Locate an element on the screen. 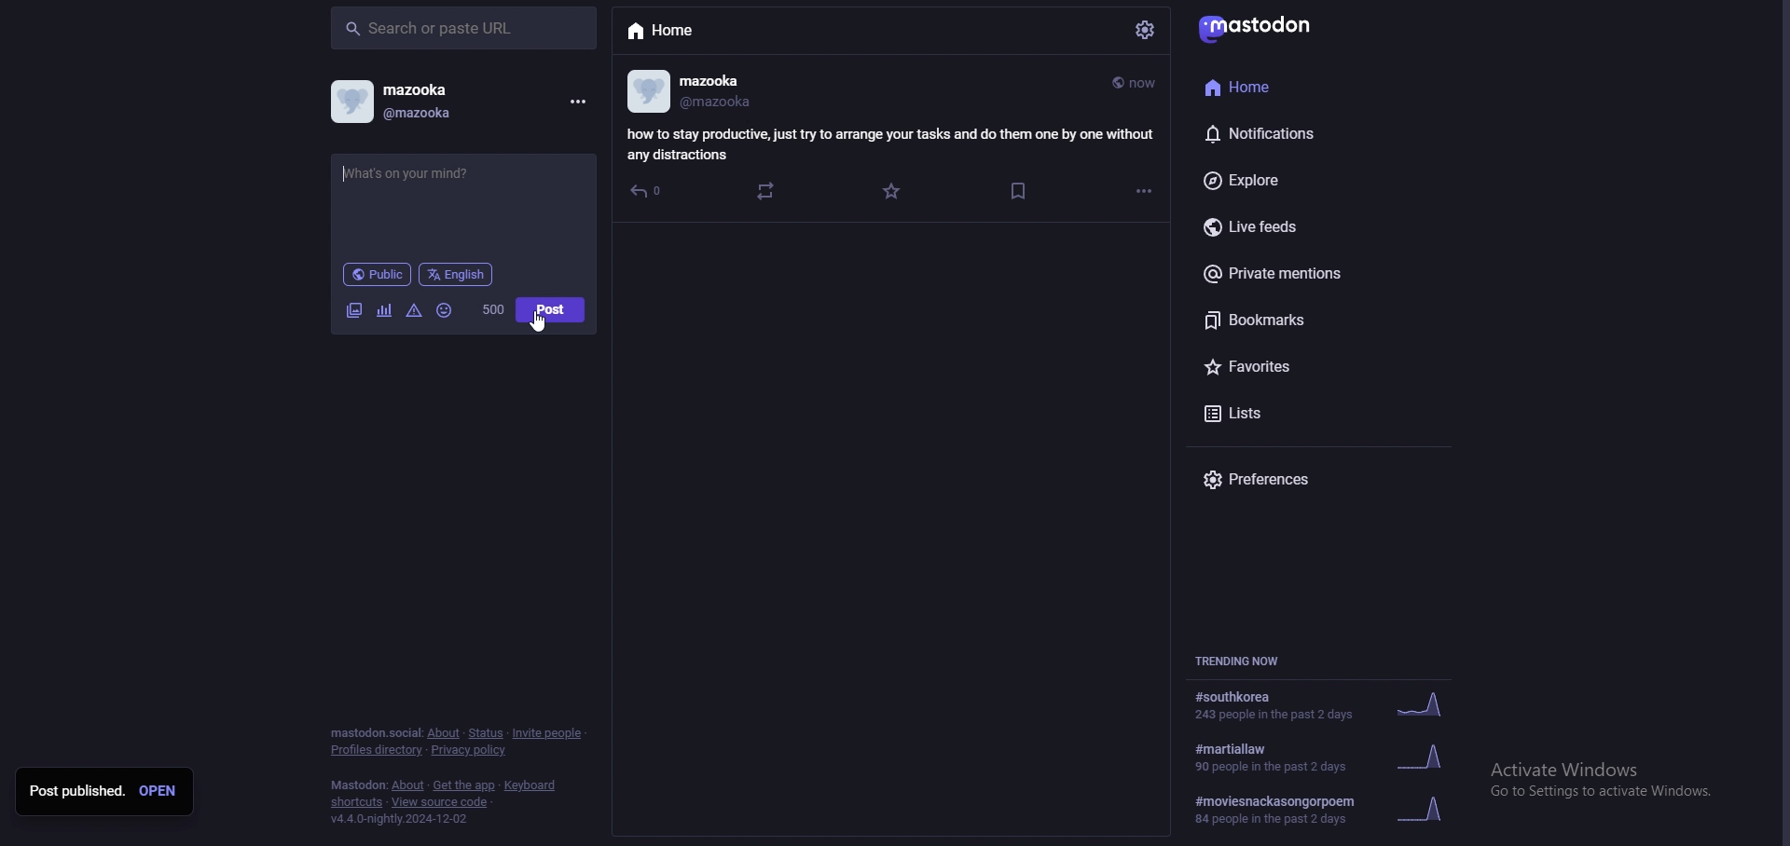 Image resolution: width=1790 pixels, height=846 pixels. mastodon social is located at coordinates (374, 732).